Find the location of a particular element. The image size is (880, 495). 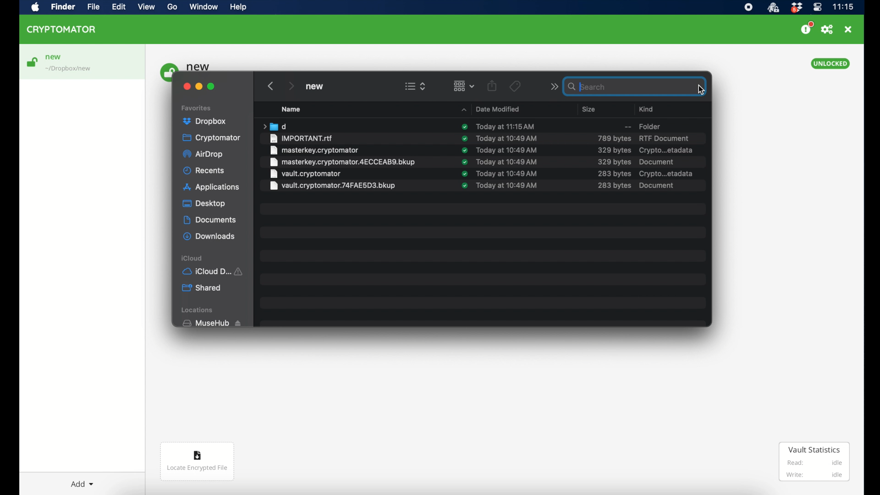

iCloud is located at coordinates (214, 271).